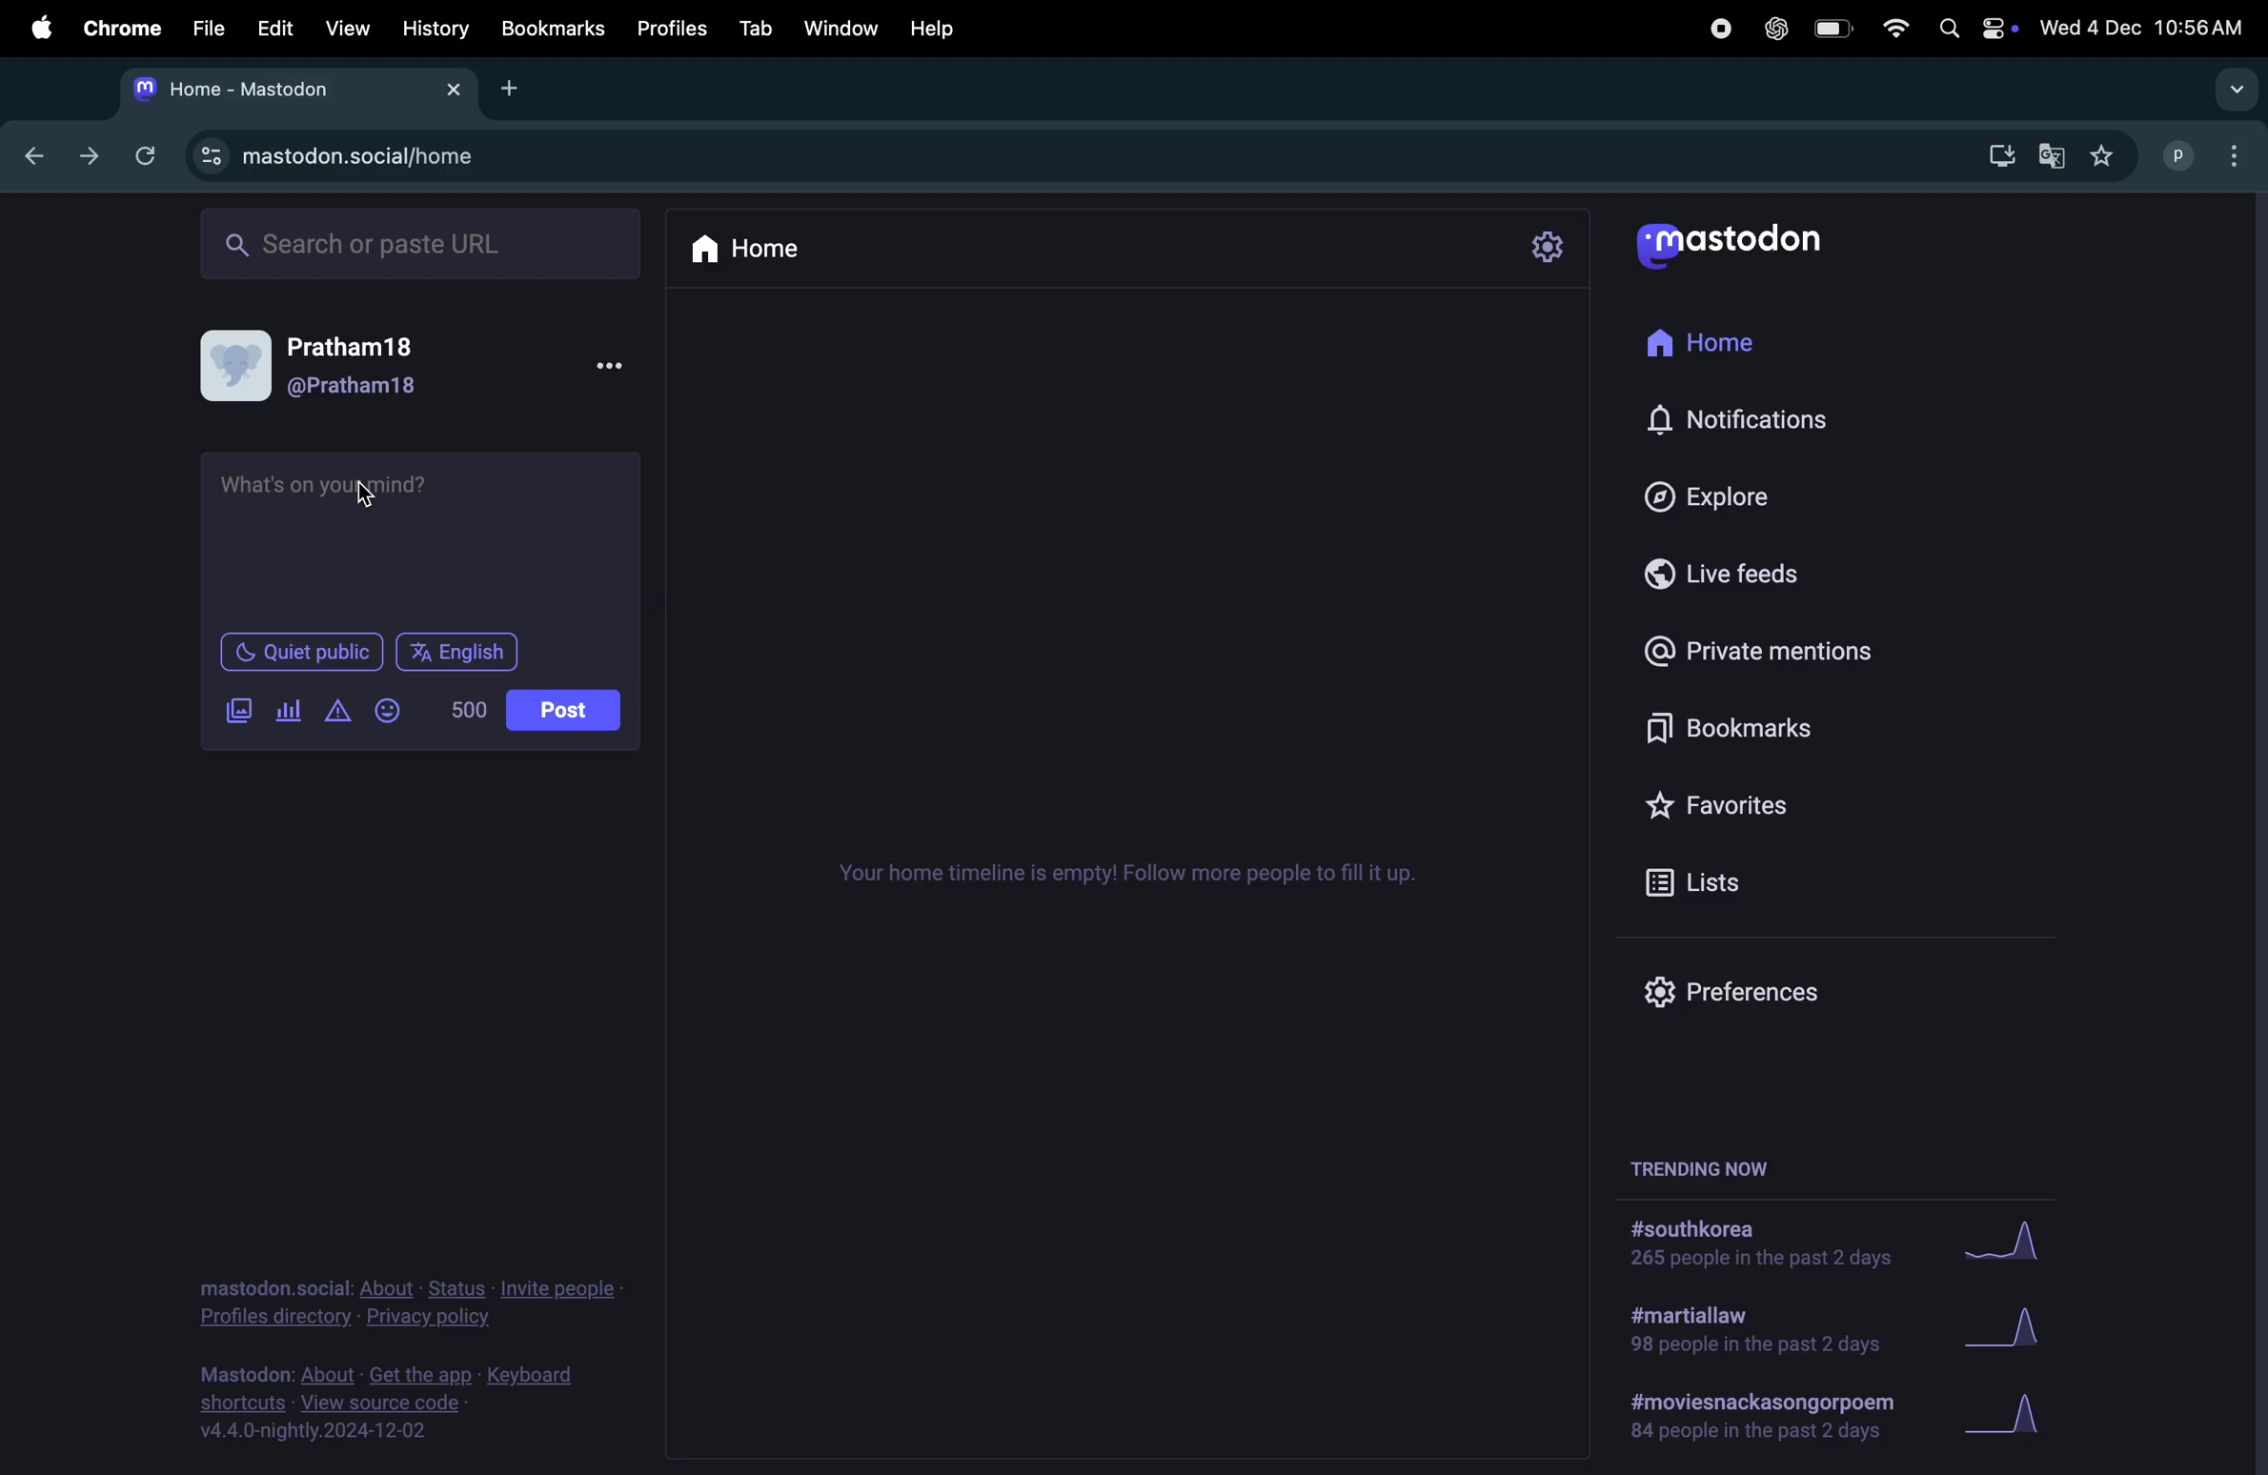 This screenshot has width=2268, height=1475. I want to click on polls, so click(287, 715).